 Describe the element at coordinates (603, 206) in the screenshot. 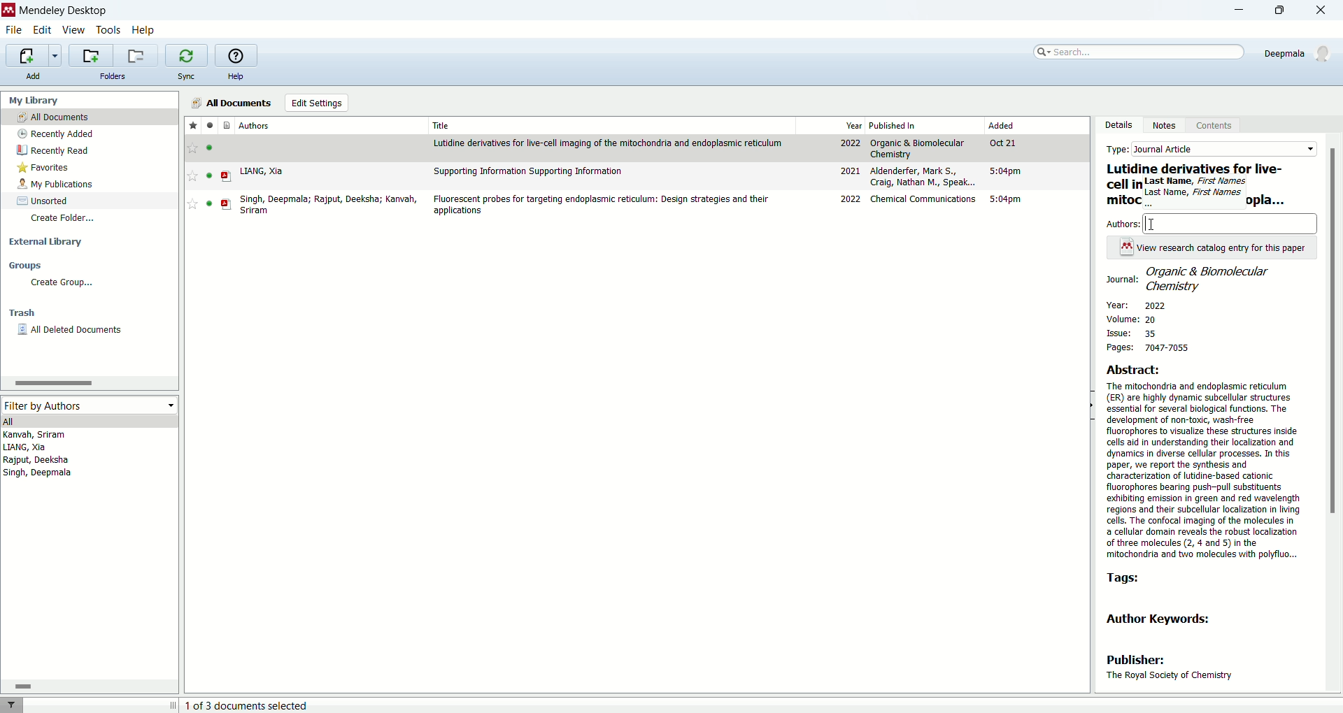

I see `Flourescent probes for targeting endoplasmic reticulum: Design strategies and their applications` at that location.